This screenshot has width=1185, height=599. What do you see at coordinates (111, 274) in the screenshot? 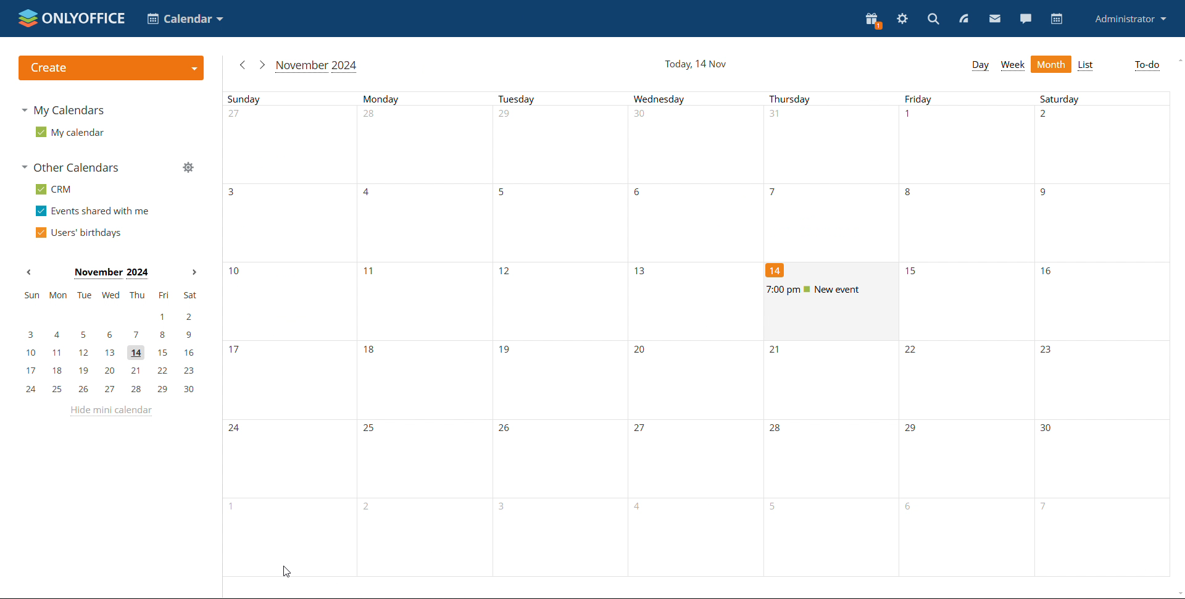
I see `current month` at bounding box center [111, 274].